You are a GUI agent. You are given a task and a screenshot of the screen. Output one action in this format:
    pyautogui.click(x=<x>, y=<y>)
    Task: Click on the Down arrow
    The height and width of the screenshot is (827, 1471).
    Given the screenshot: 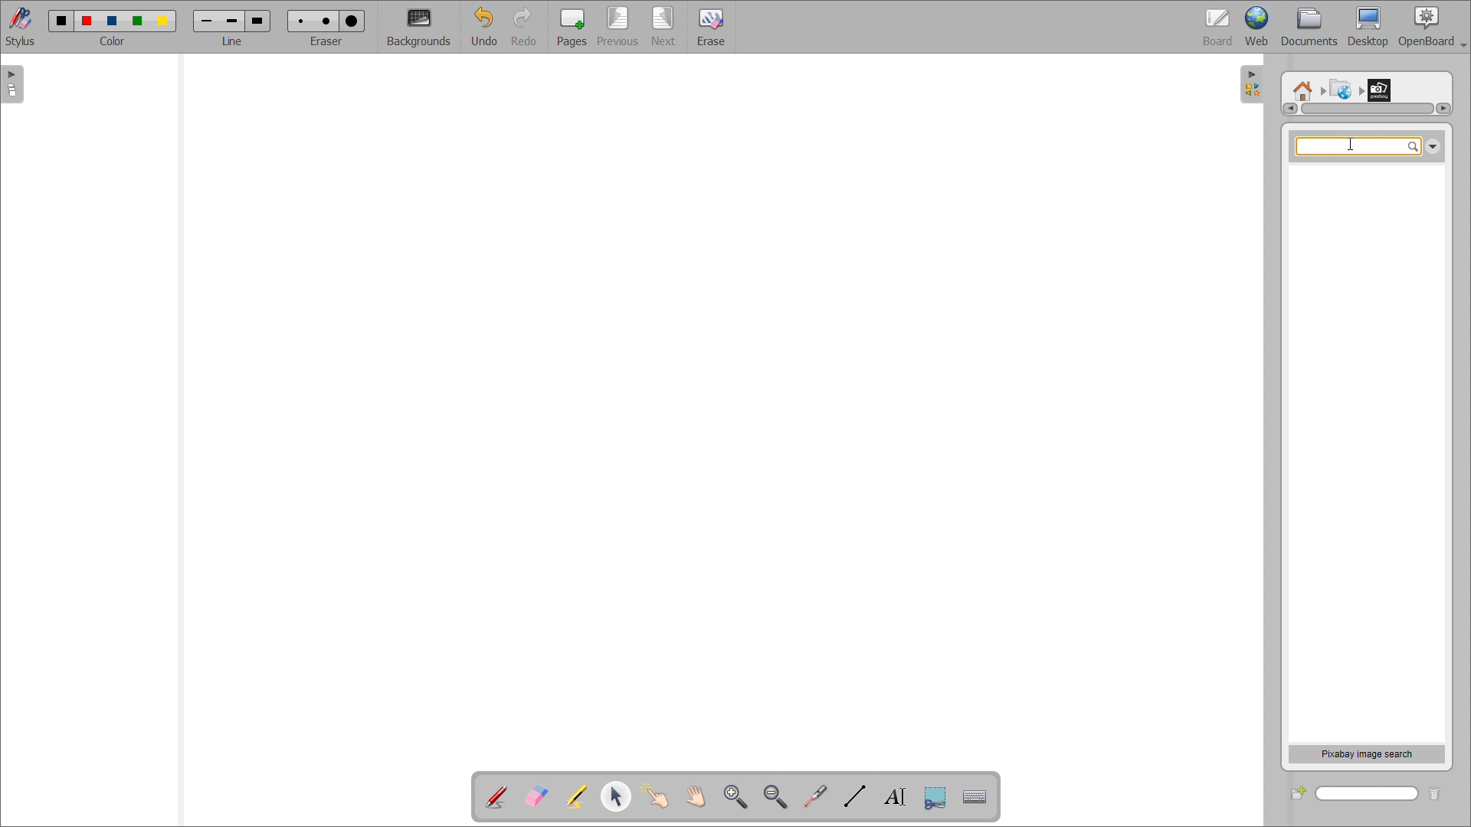 What is the action you would take?
    pyautogui.click(x=1433, y=144)
    